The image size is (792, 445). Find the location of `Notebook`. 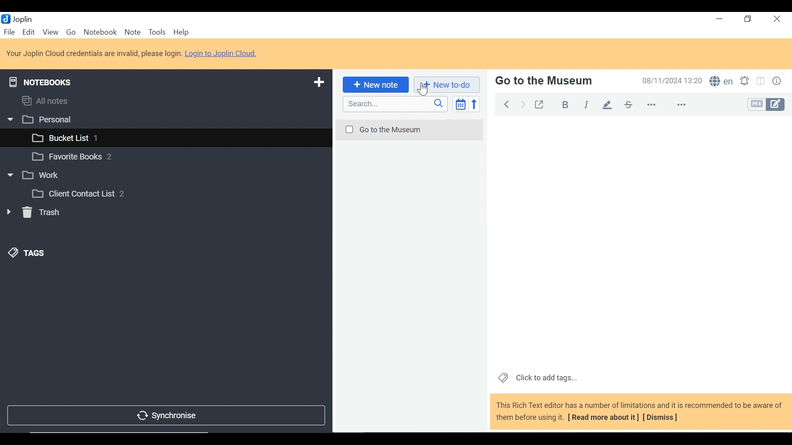

Notebook is located at coordinates (100, 33).